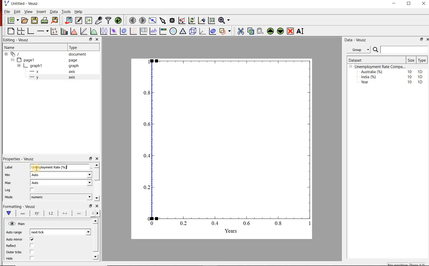  What do you see at coordinates (33, 240) in the screenshot?
I see `checkbox` at bounding box center [33, 240].